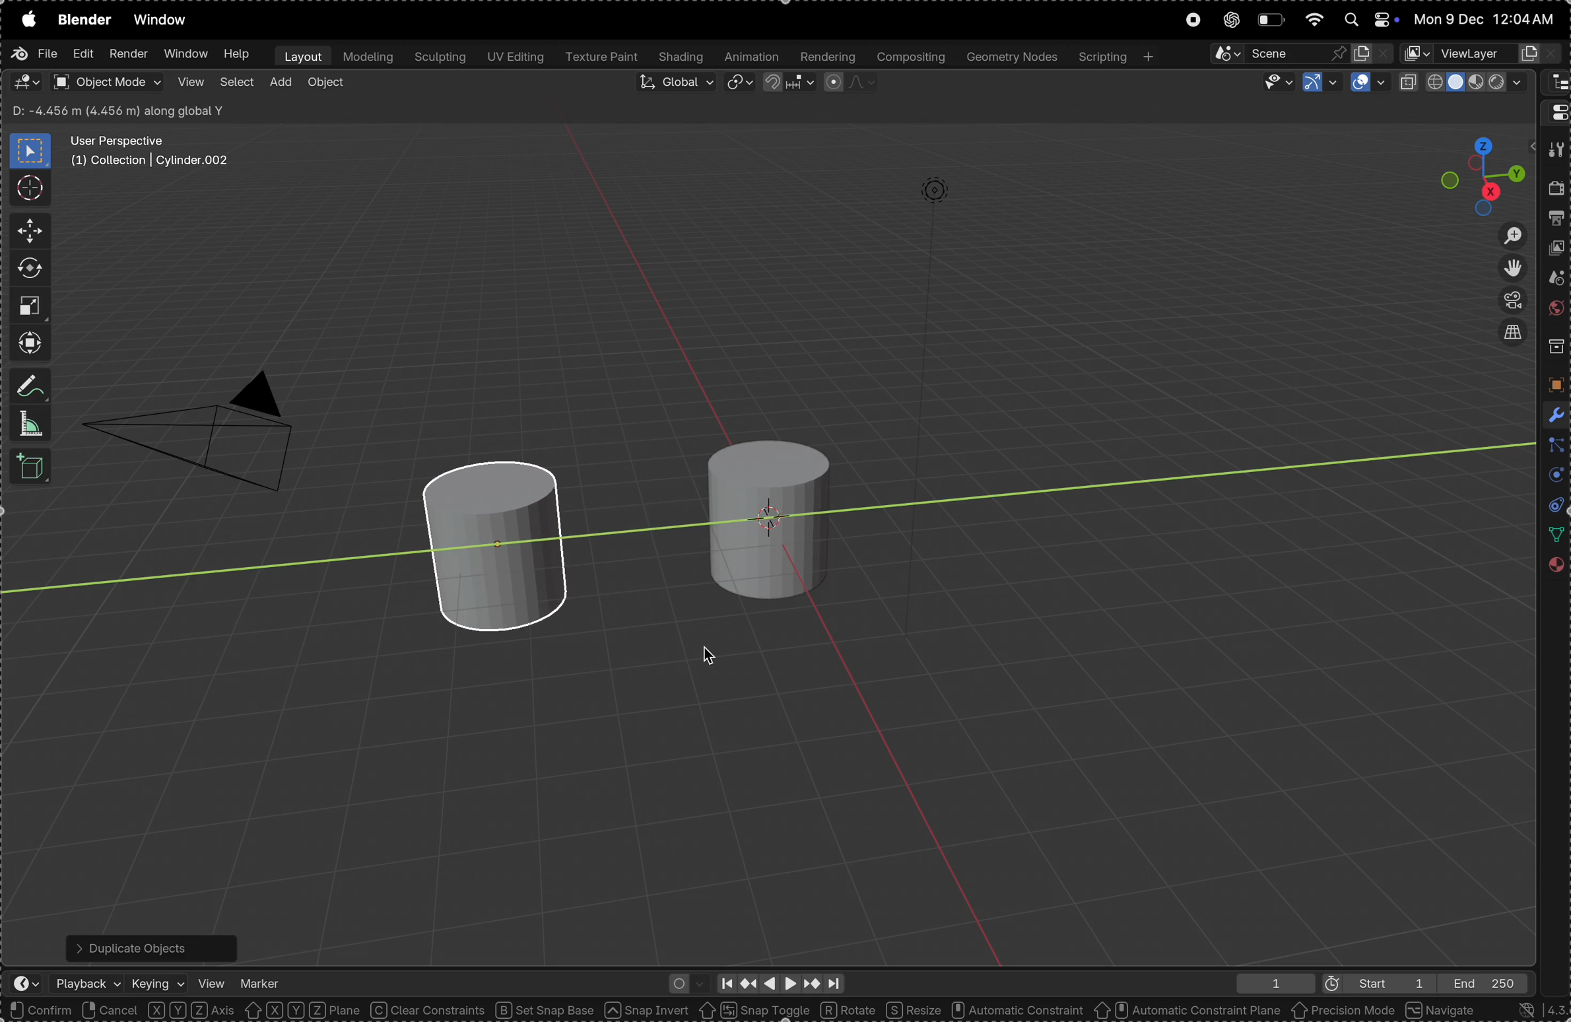 This screenshot has height=1022, width=1571. Describe the element at coordinates (1313, 18) in the screenshot. I see `wifi` at that location.